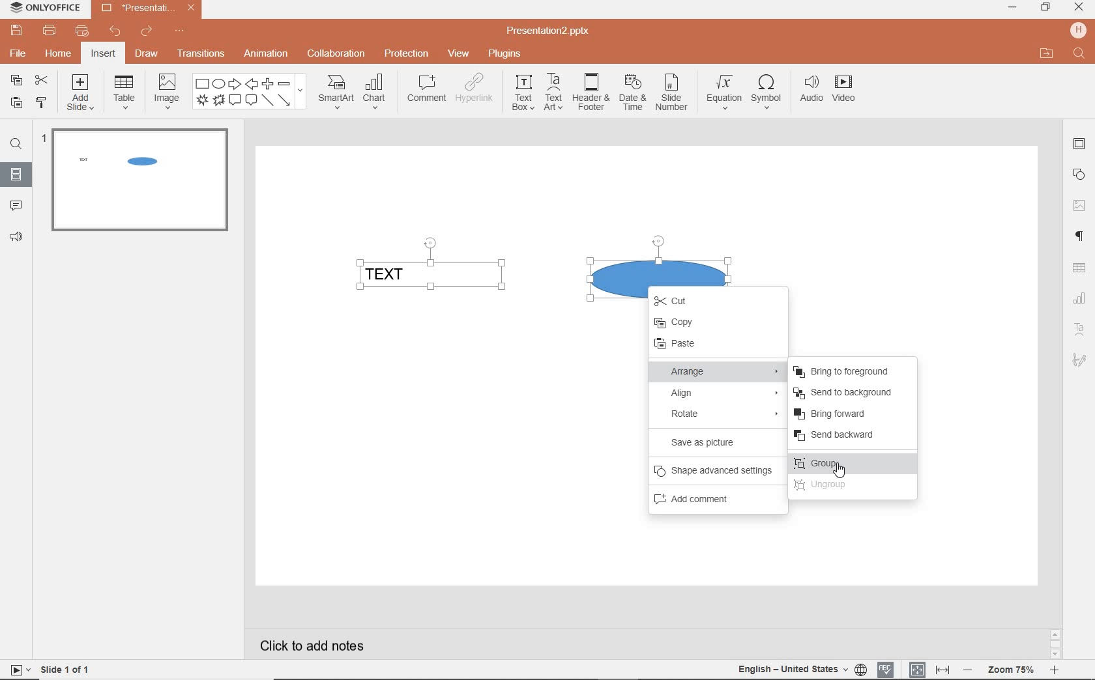 This screenshot has width=1095, height=680. What do you see at coordinates (694, 322) in the screenshot?
I see `COPY` at bounding box center [694, 322].